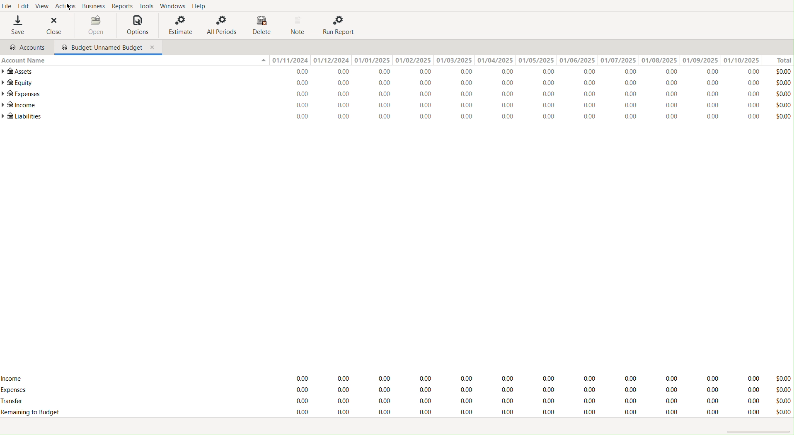 This screenshot has width=794, height=435. What do you see at coordinates (178, 26) in the screenshot?
I see `Estimate` at bounding box center [178, 26].